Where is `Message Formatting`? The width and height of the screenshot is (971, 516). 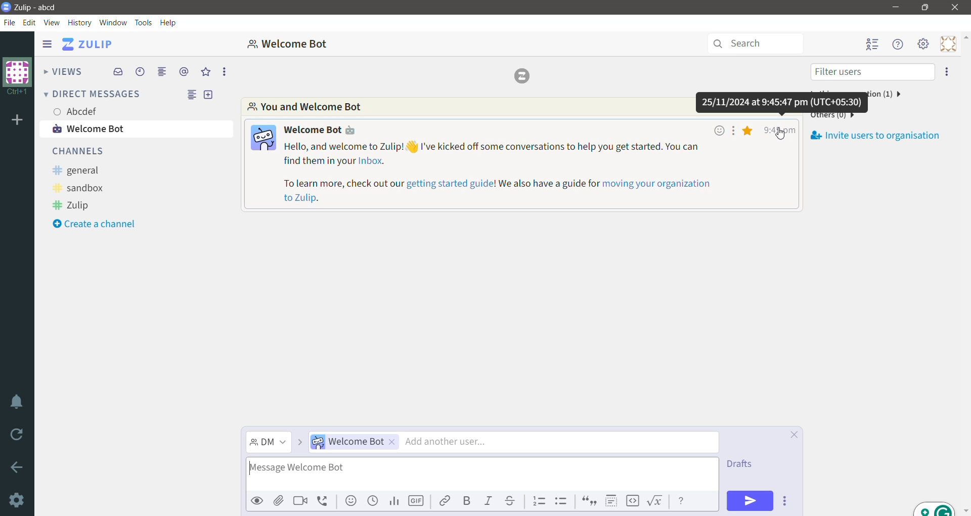 Message Formatting is located at coordinates (682, 501).